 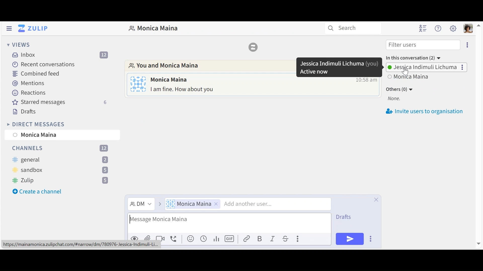 What do you see at coordinates (426, 112) in the screenshot?
I see `invite` at bounding box center [426, 112].